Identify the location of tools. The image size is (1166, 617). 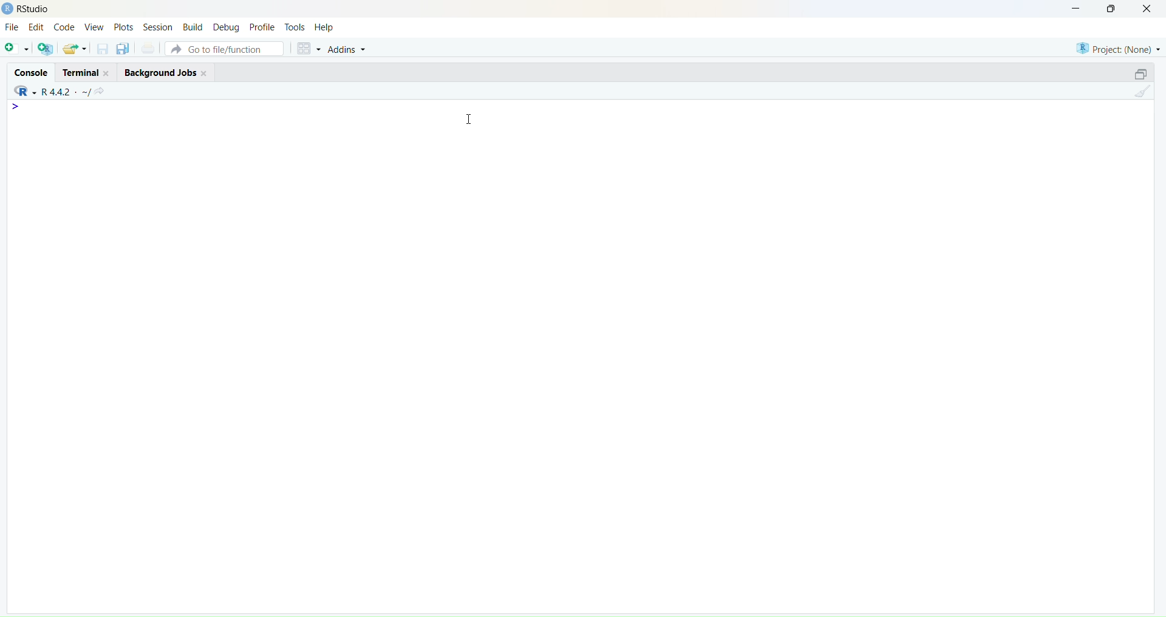
(295, 27).